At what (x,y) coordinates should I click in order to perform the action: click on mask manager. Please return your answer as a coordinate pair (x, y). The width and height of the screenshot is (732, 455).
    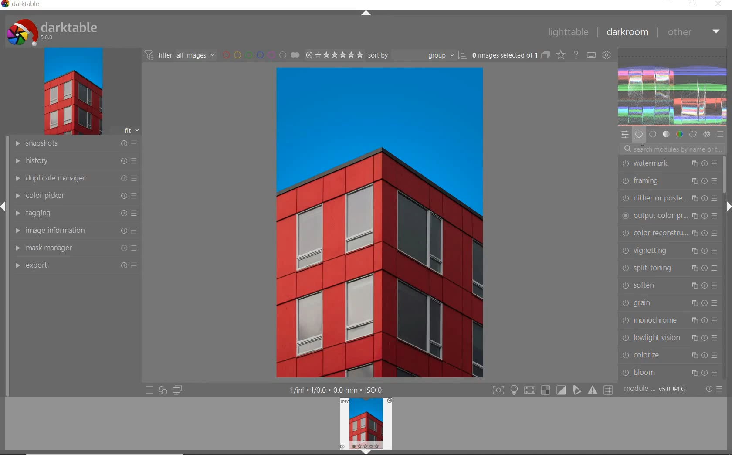
    Looking at the image, I should click on (76, 248).